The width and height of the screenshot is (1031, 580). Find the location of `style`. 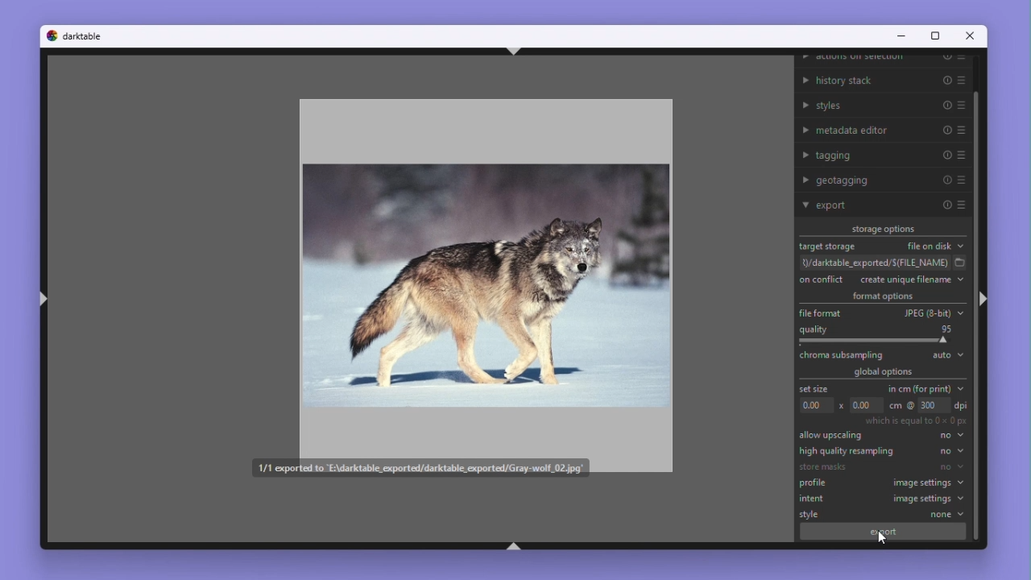

style is located at coordinates (808, 514).